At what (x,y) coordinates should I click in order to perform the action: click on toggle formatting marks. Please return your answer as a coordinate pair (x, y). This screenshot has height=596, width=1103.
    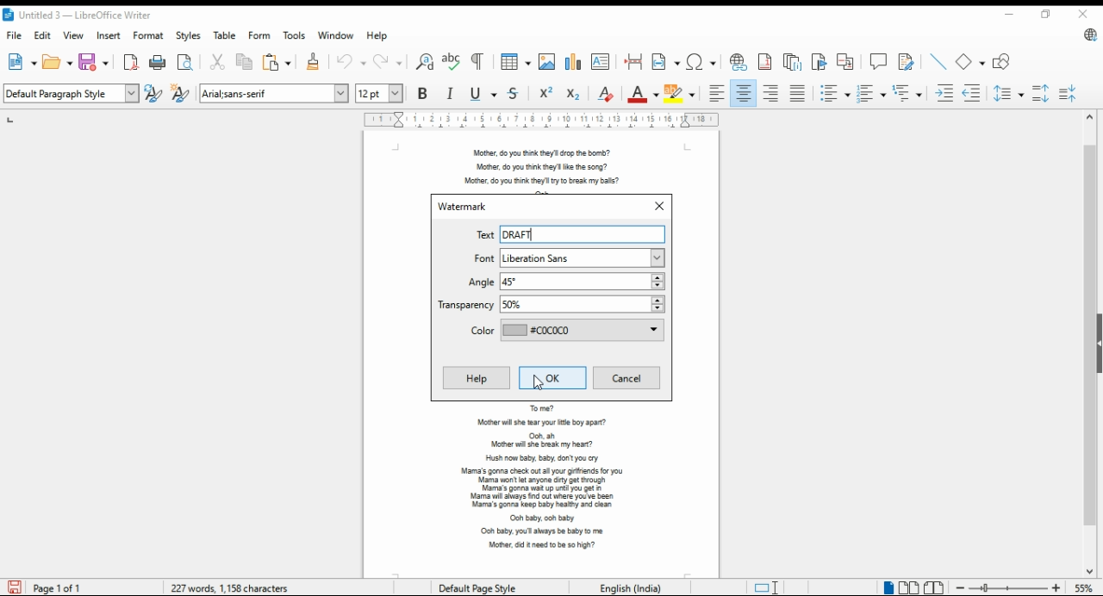
    Looking at the image, I should click on (479, 62).